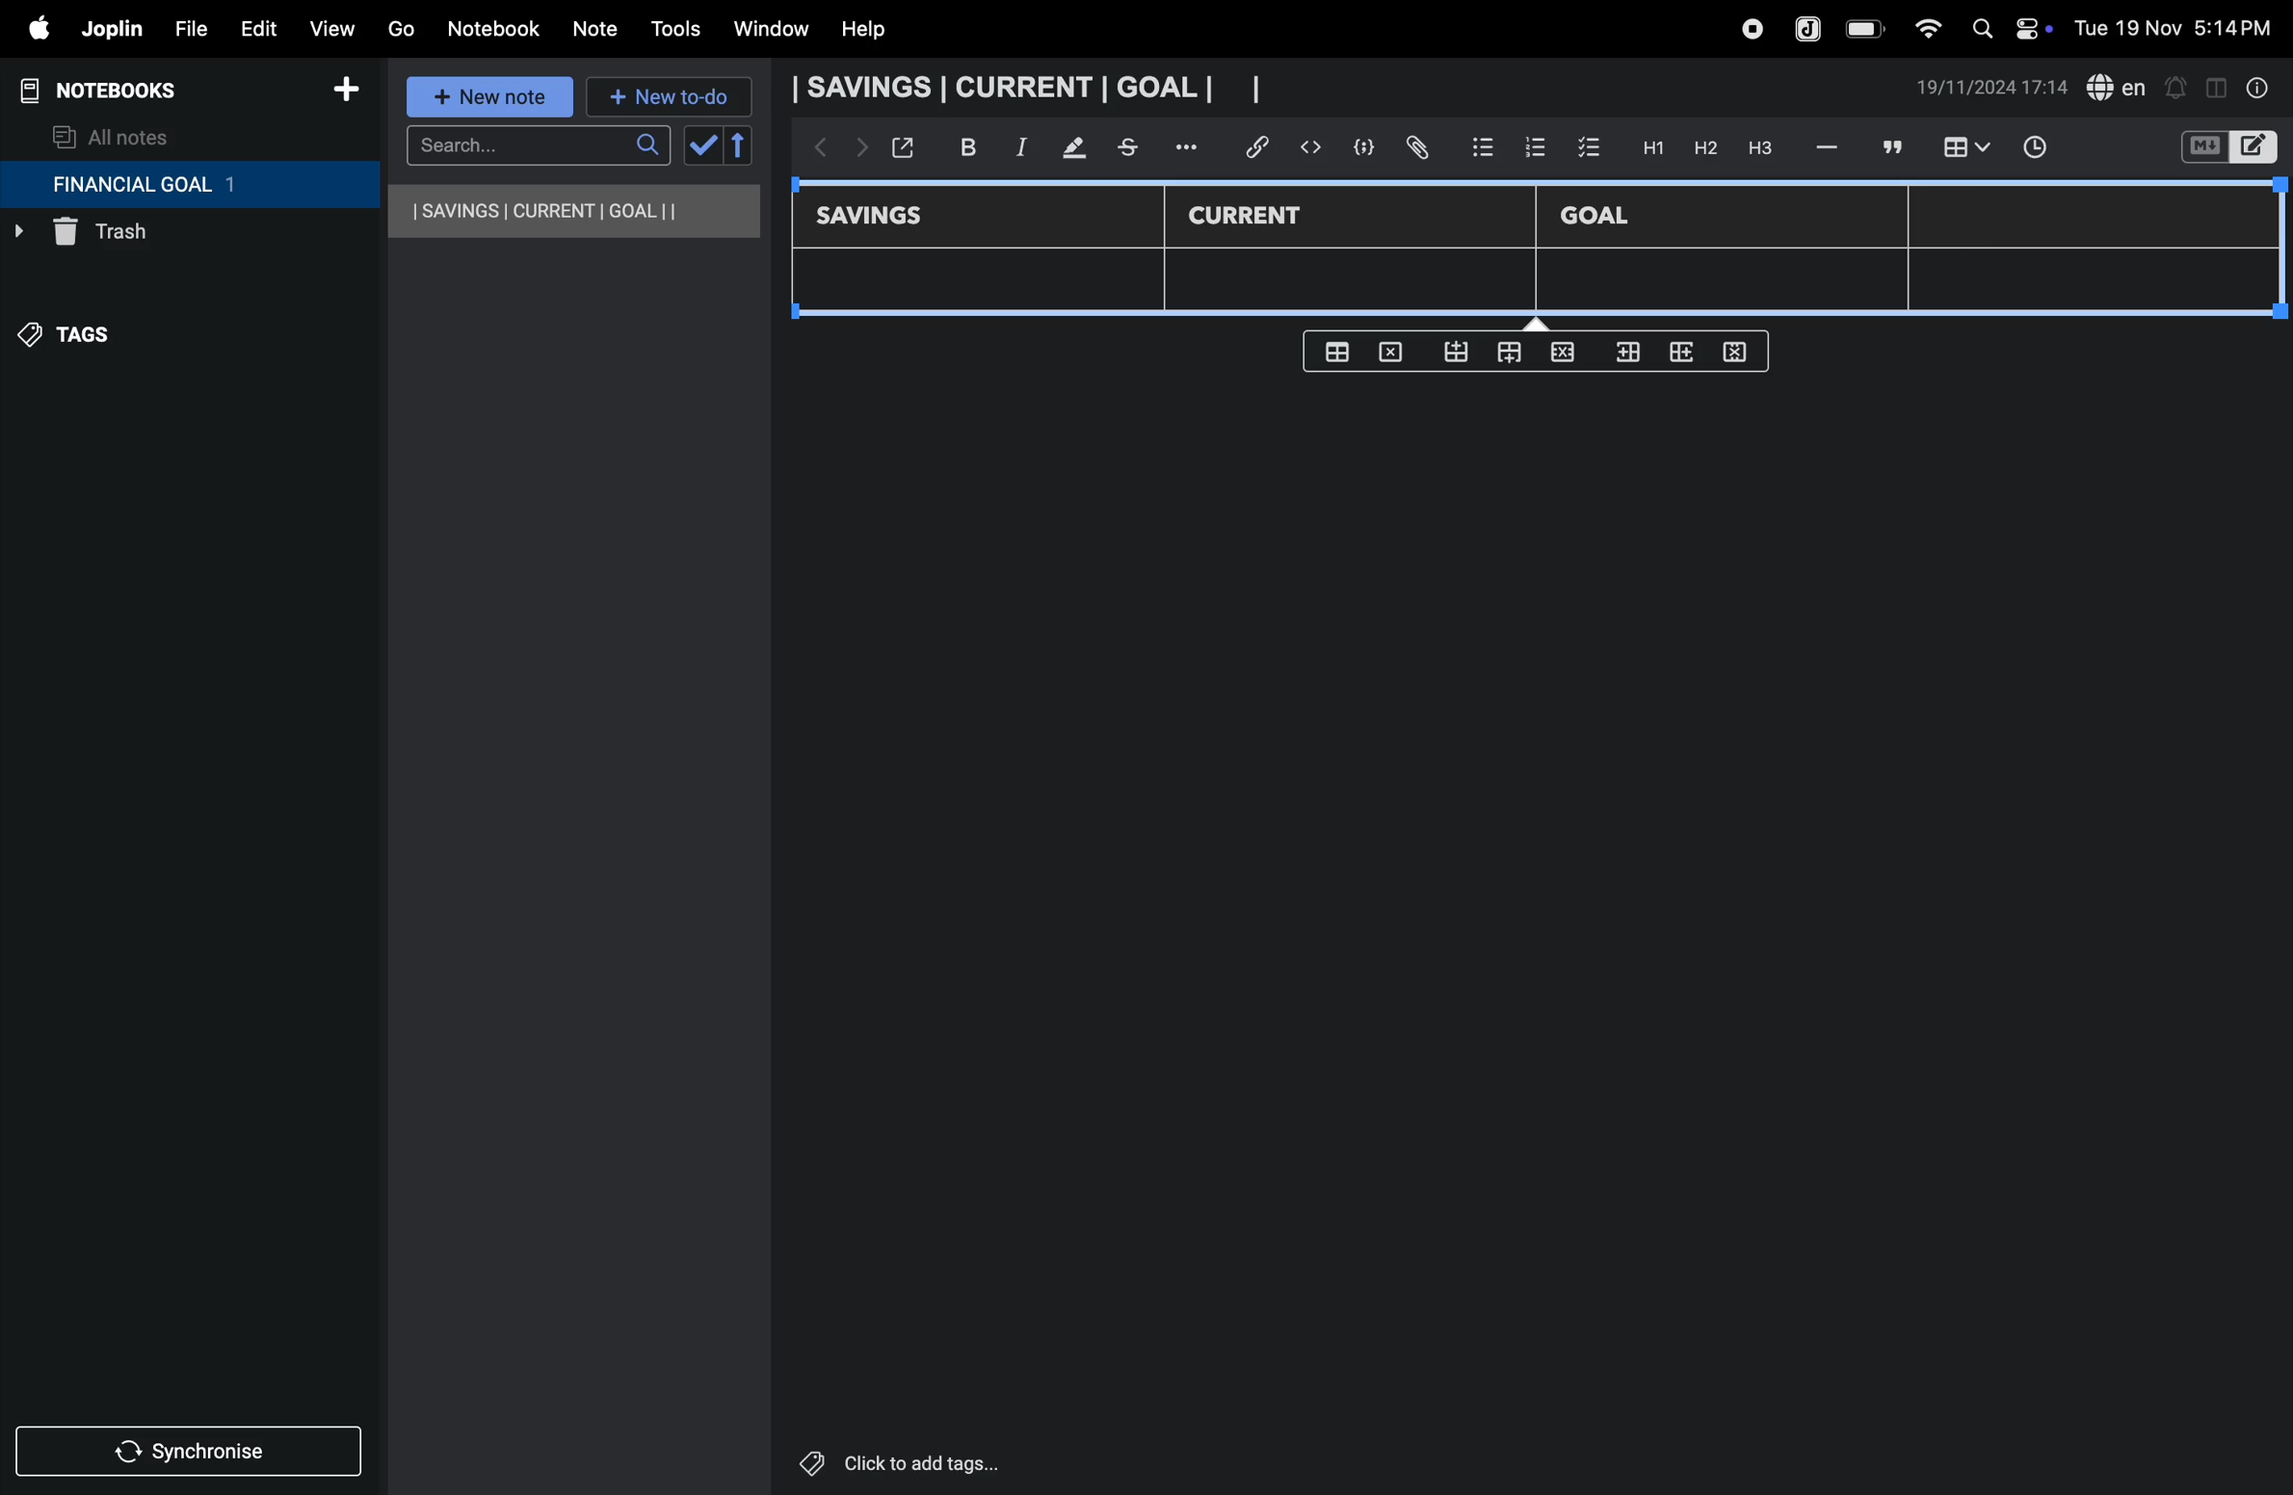 The image size is (2293, 1495). I want to click on info, so click(2259, 88).